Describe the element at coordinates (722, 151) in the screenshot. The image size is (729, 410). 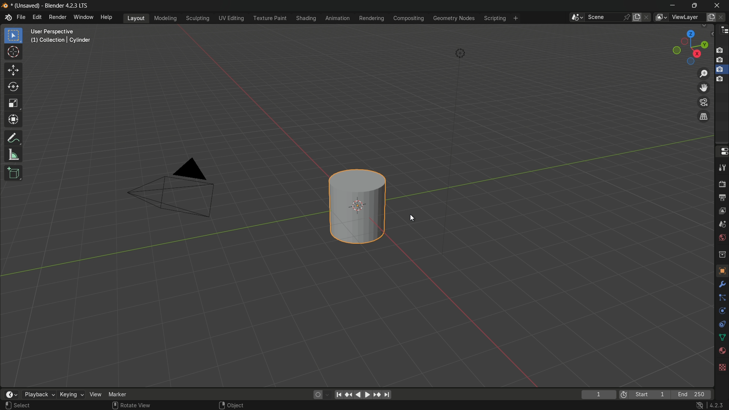
I see `properties` at that location.